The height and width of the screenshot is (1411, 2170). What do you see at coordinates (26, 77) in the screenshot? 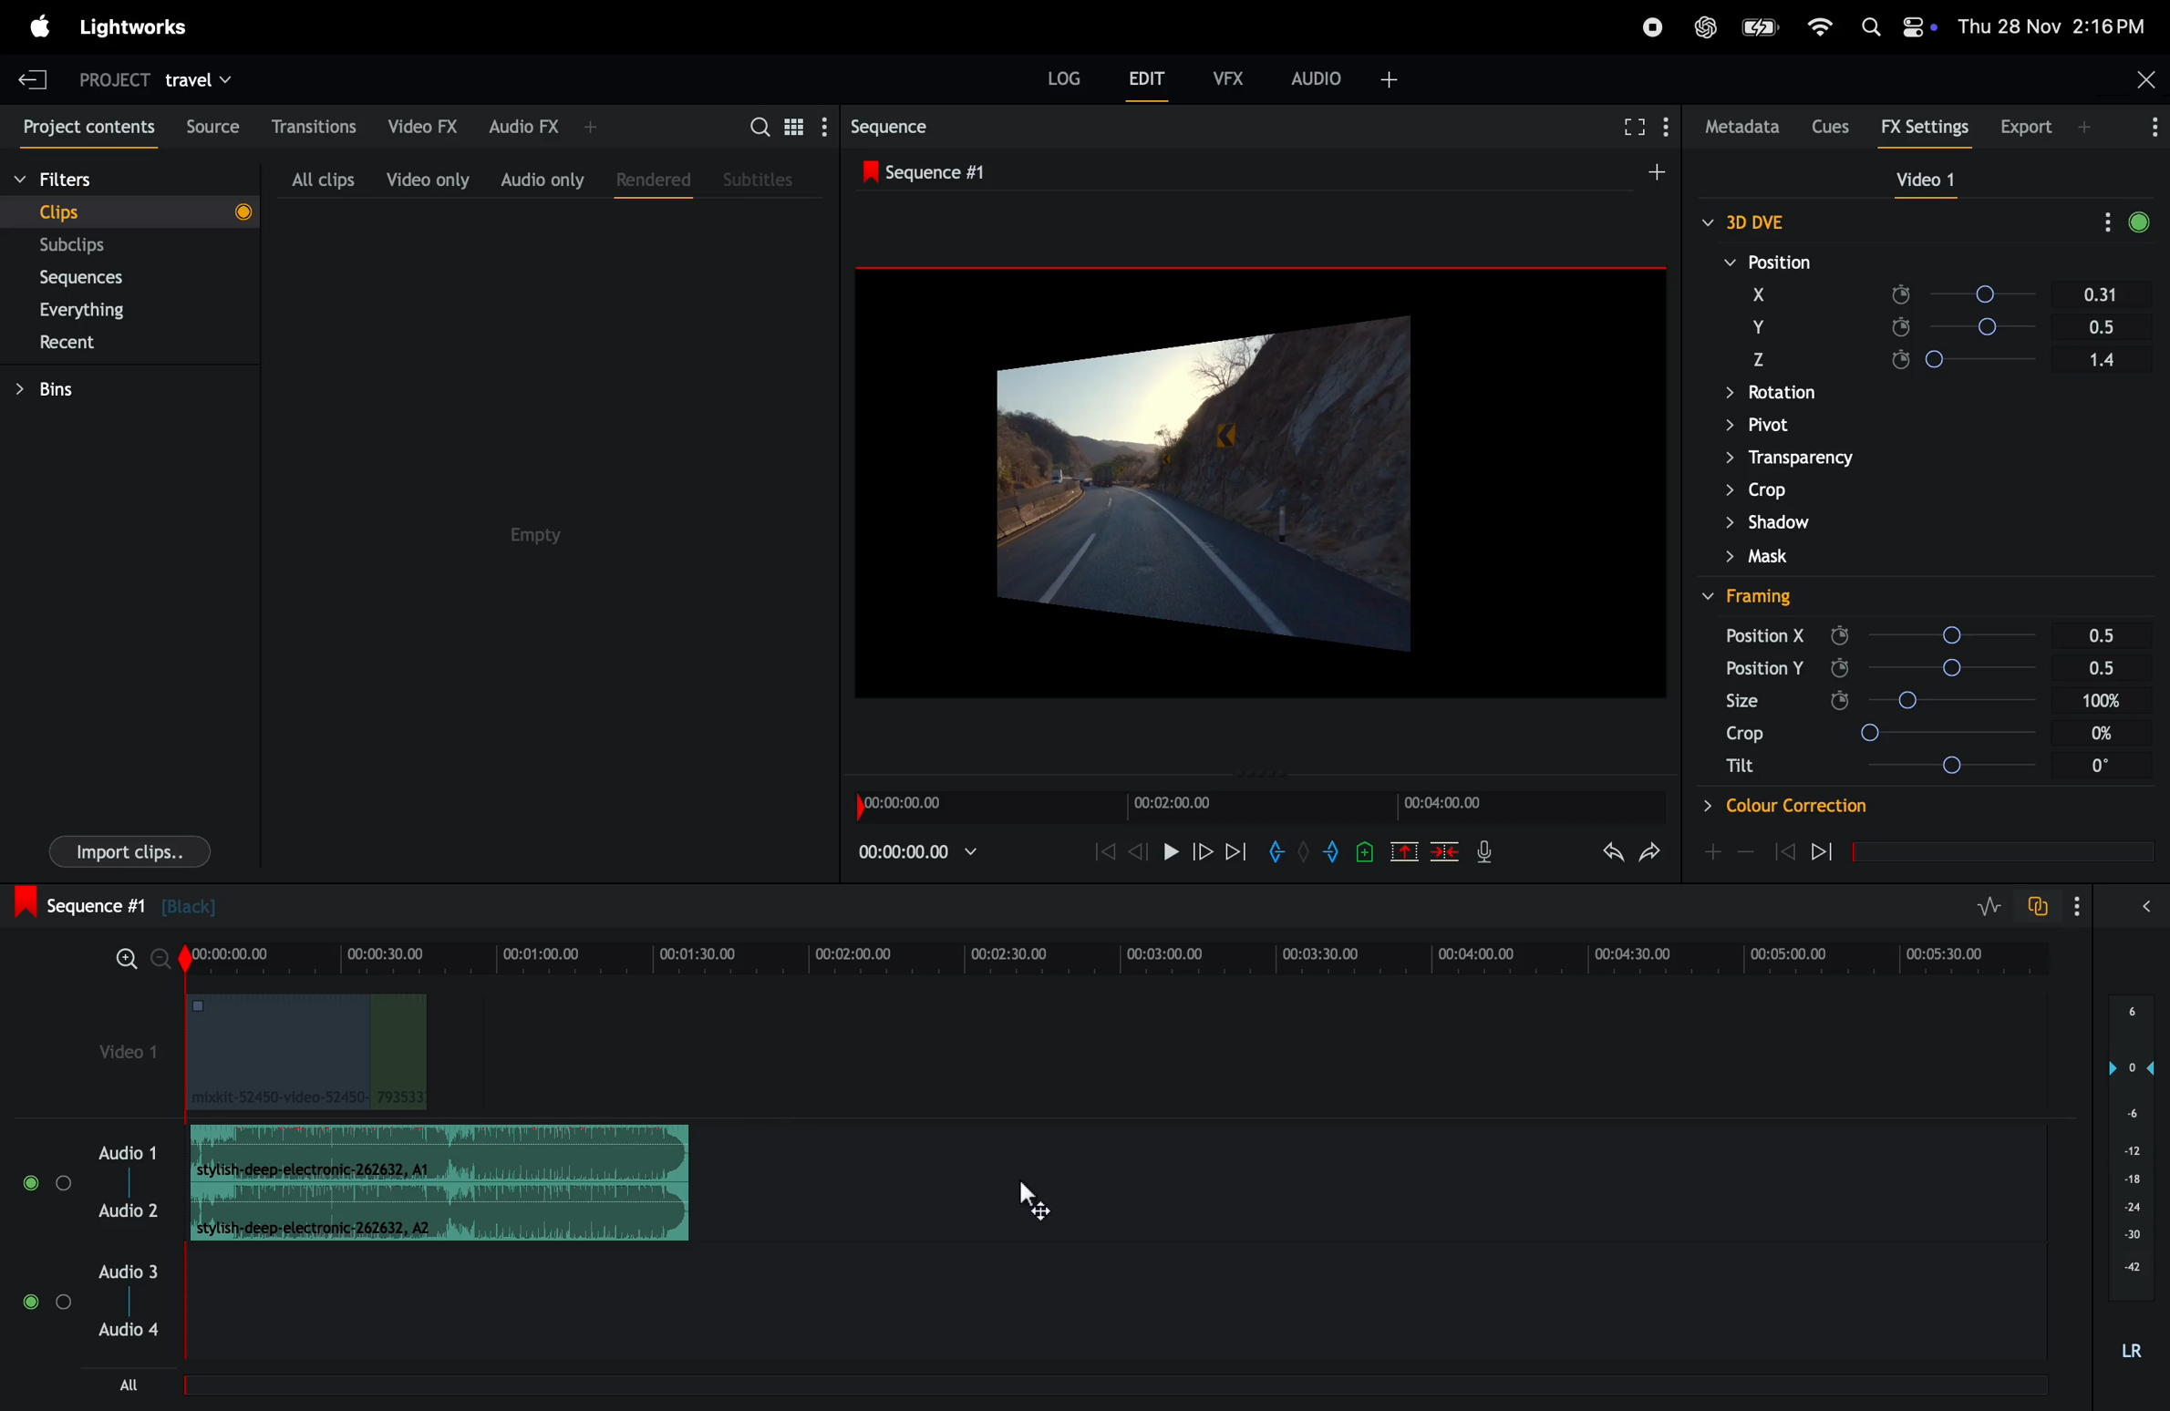
I see `exit` at bounding box center [26, 77].